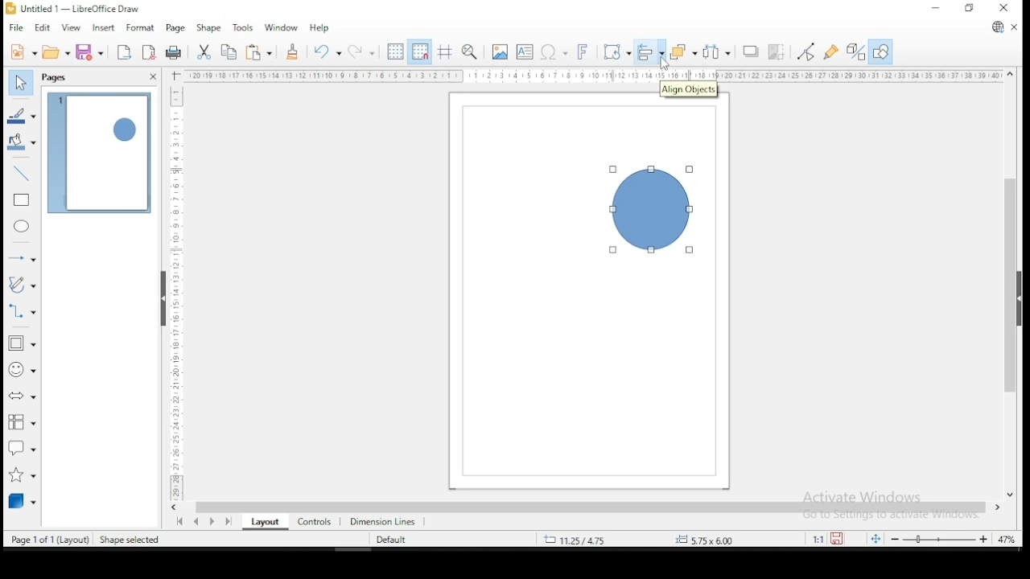 The height and width of the screenshot is (579, 1030). Describe the element at coordinates (594, 76) in the screenshot. I see `horizontal scale` at that location.